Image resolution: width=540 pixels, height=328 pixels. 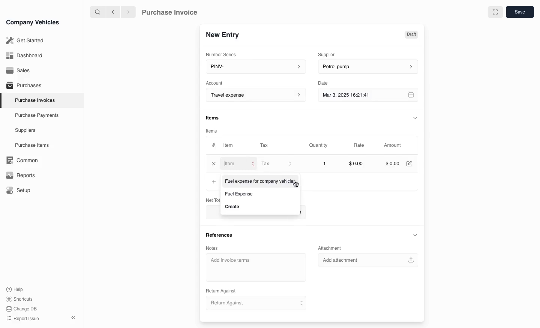 I want to click on Purchase Invoice, so click(x=175, y=12).